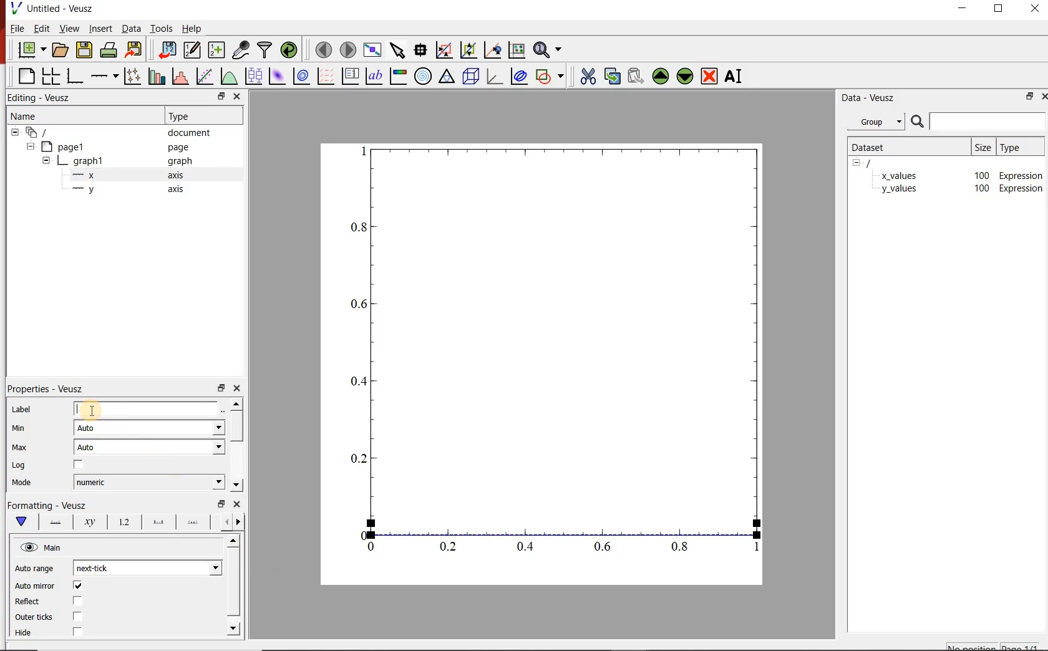  What do you see at coordinates (221, 387) in the screenshot?
I see `restore down` at bounding box center [221, 387].